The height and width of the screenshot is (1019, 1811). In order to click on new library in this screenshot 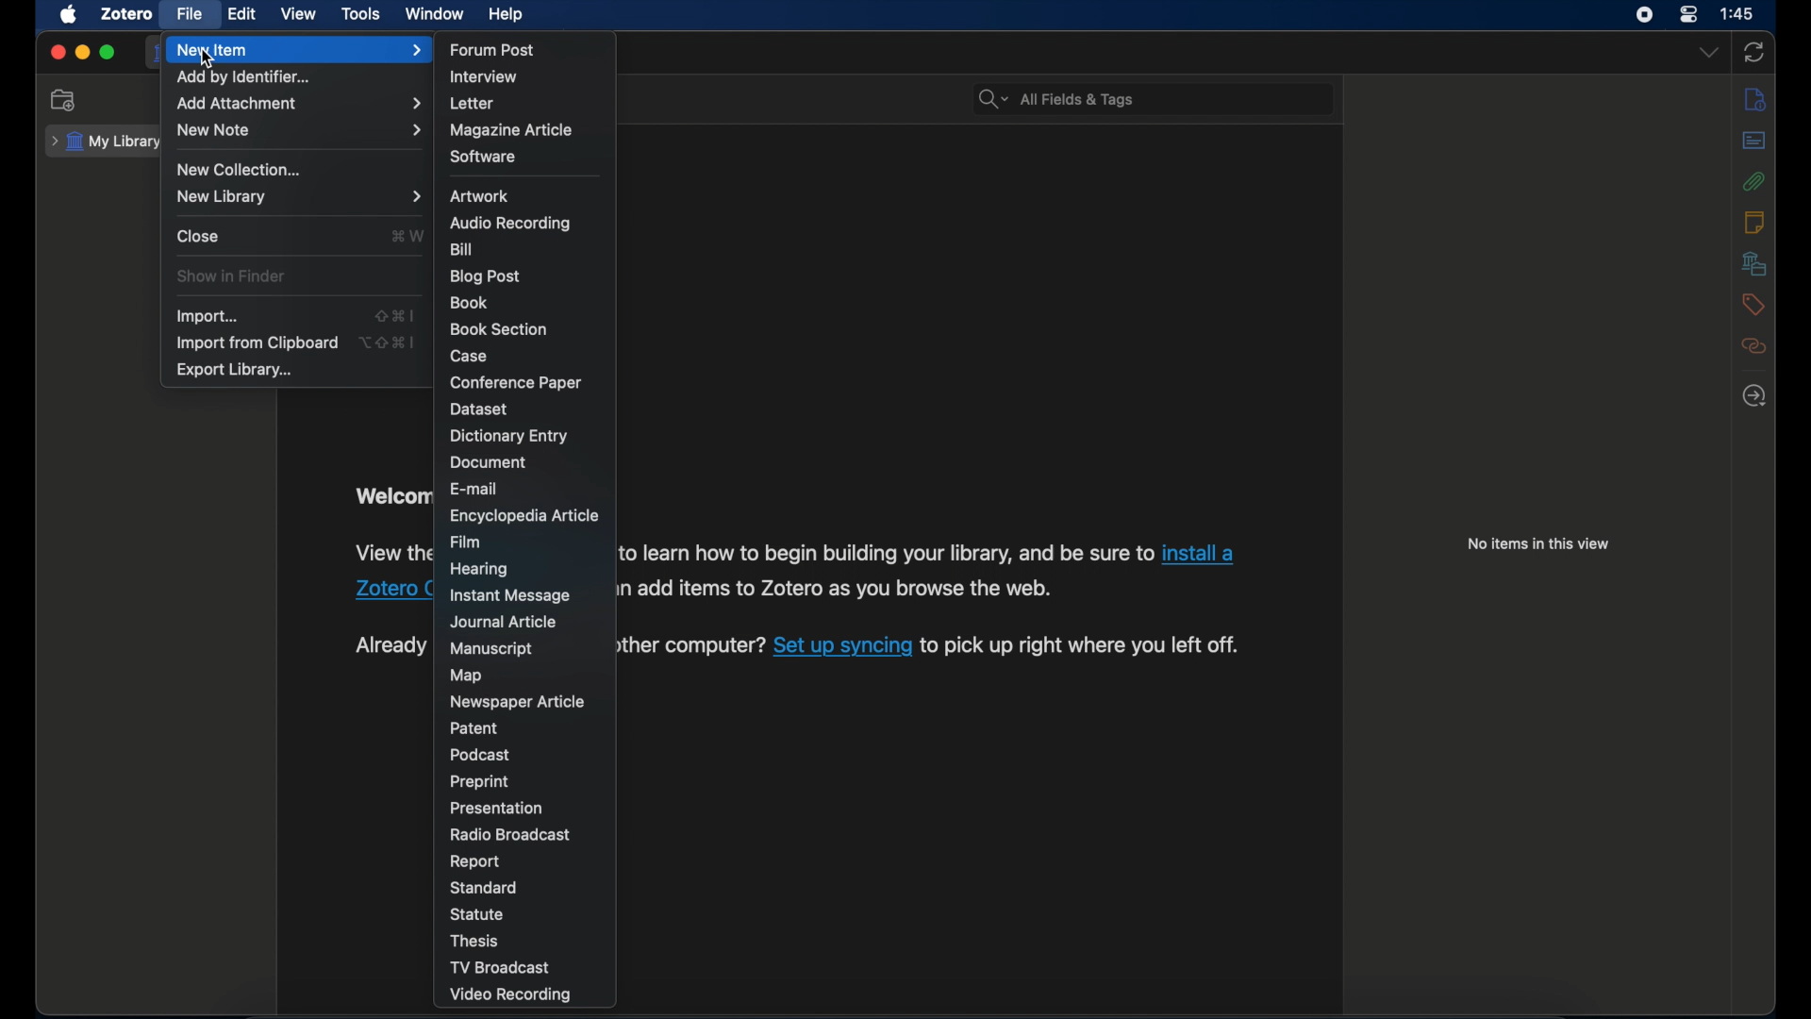, I will do `click(296, 197)`.